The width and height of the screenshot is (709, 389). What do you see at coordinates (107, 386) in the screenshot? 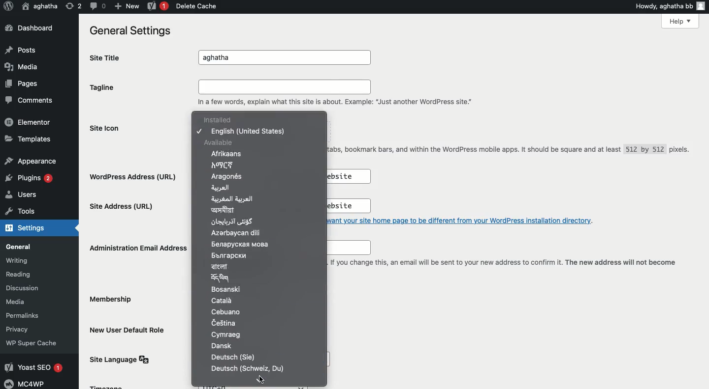
I see `Timezone` at bounding box center [107, 386].